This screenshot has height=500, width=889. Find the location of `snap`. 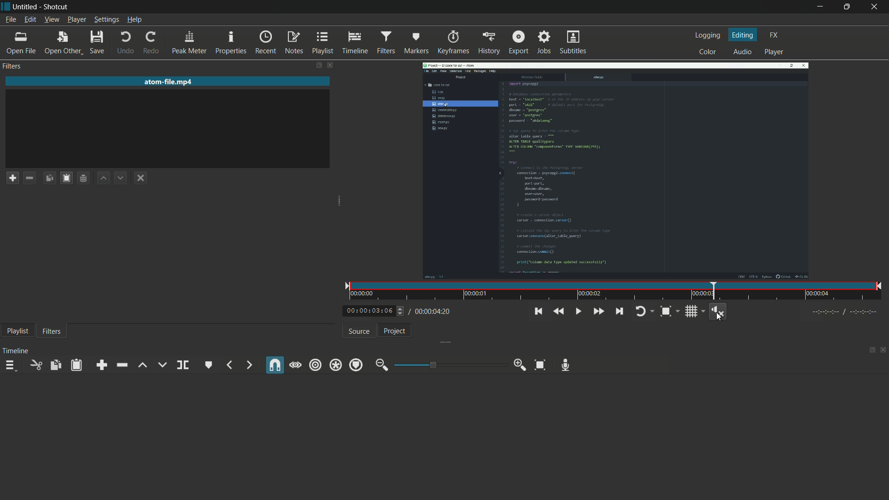

snap is located at coordinates (274, 365).